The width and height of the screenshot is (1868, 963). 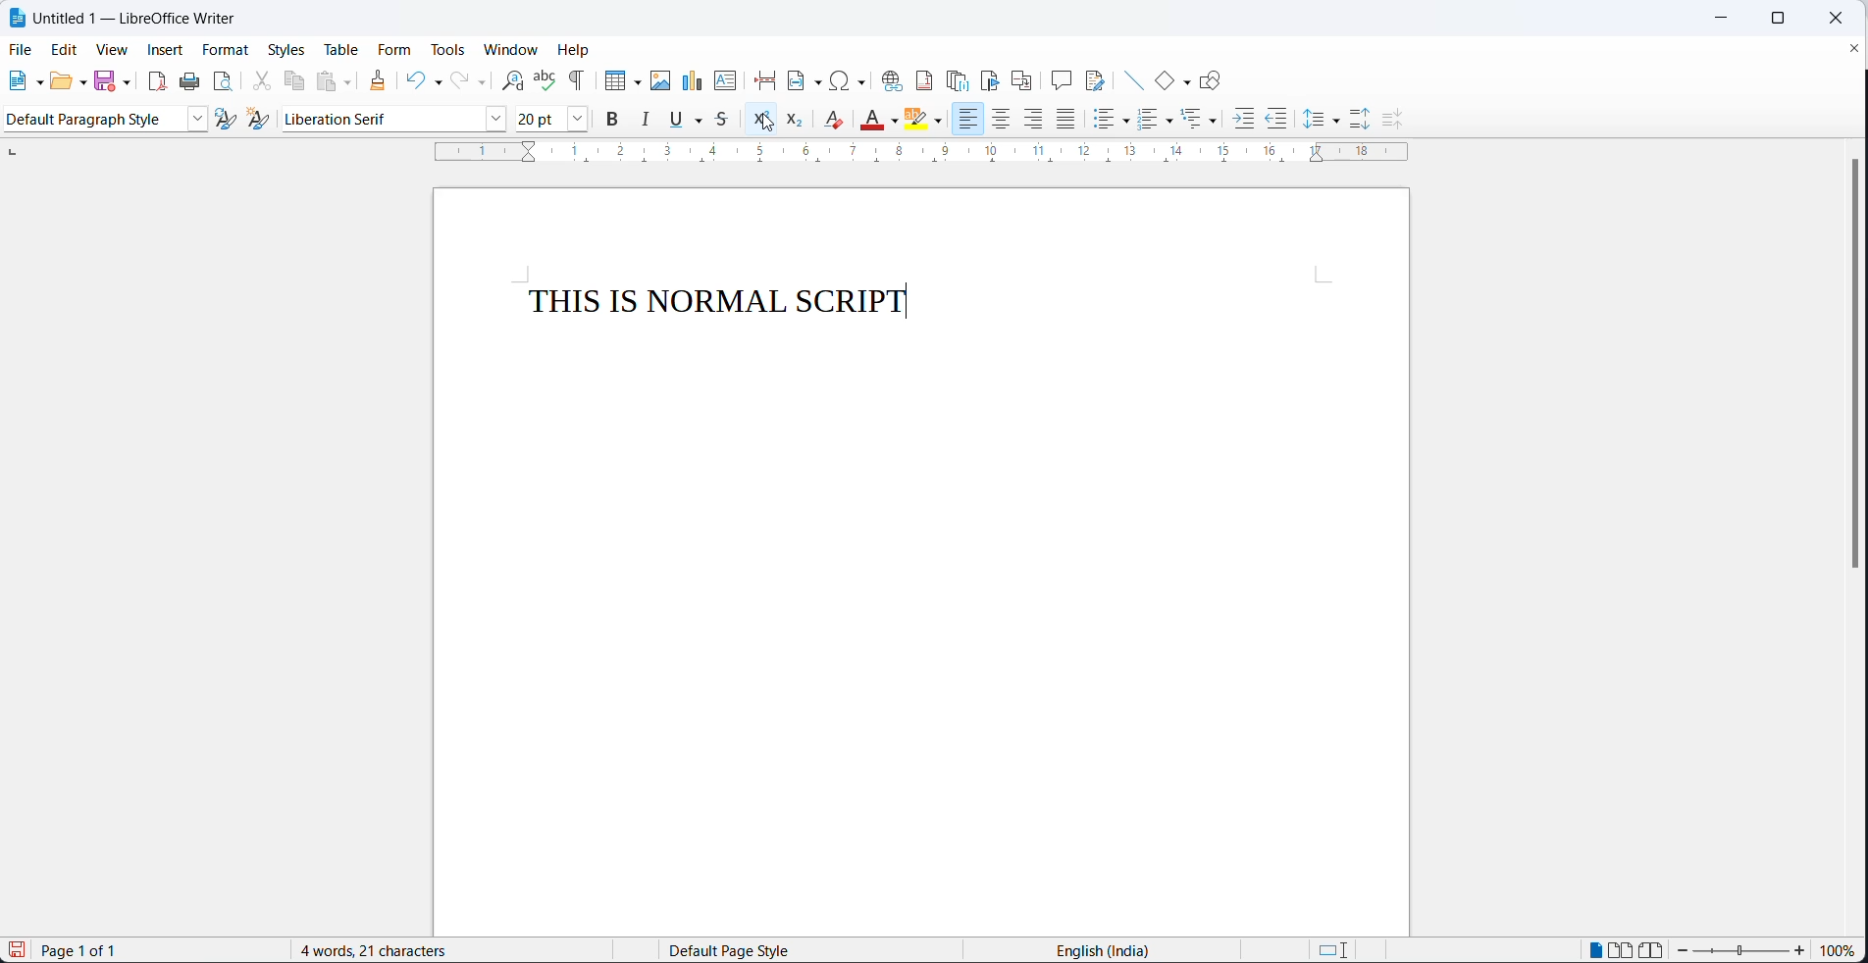 What do you see at coordinates (458, 81) in the screenshot?
I see `redo` at bounding box center [458, 81].